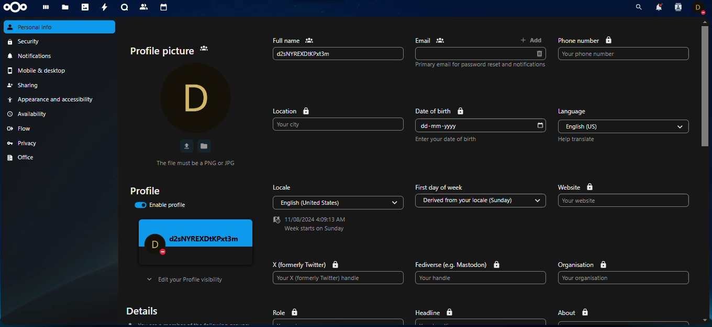 Image resolution: width=712 pixels, height=327 pixels. What do you see at coordinates (430, 40) in the screenshot?
I see `email` at bounding box center [430, 40].